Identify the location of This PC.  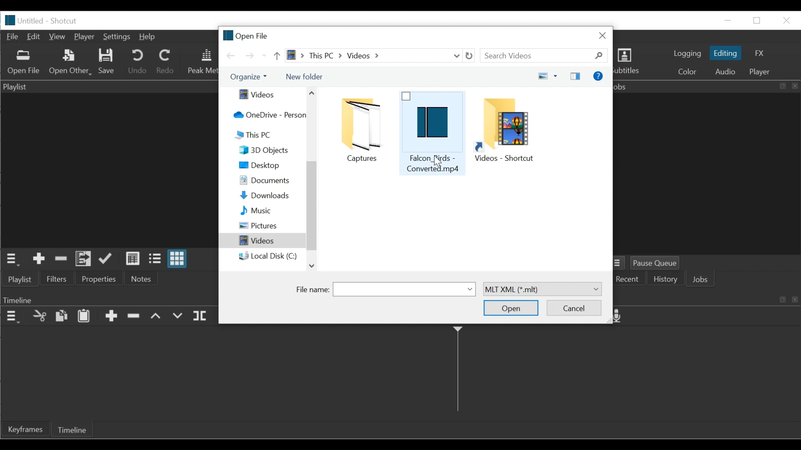
(267, 135).